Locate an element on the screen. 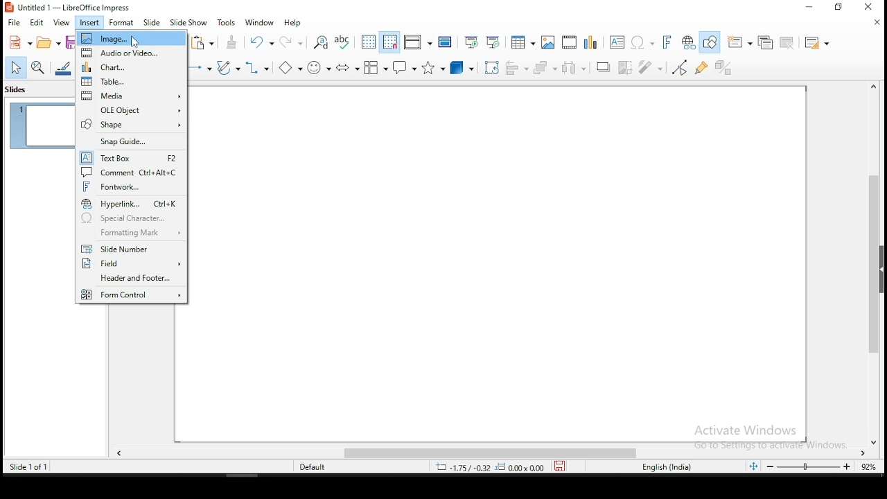  field is located at coordinates (130, 263).